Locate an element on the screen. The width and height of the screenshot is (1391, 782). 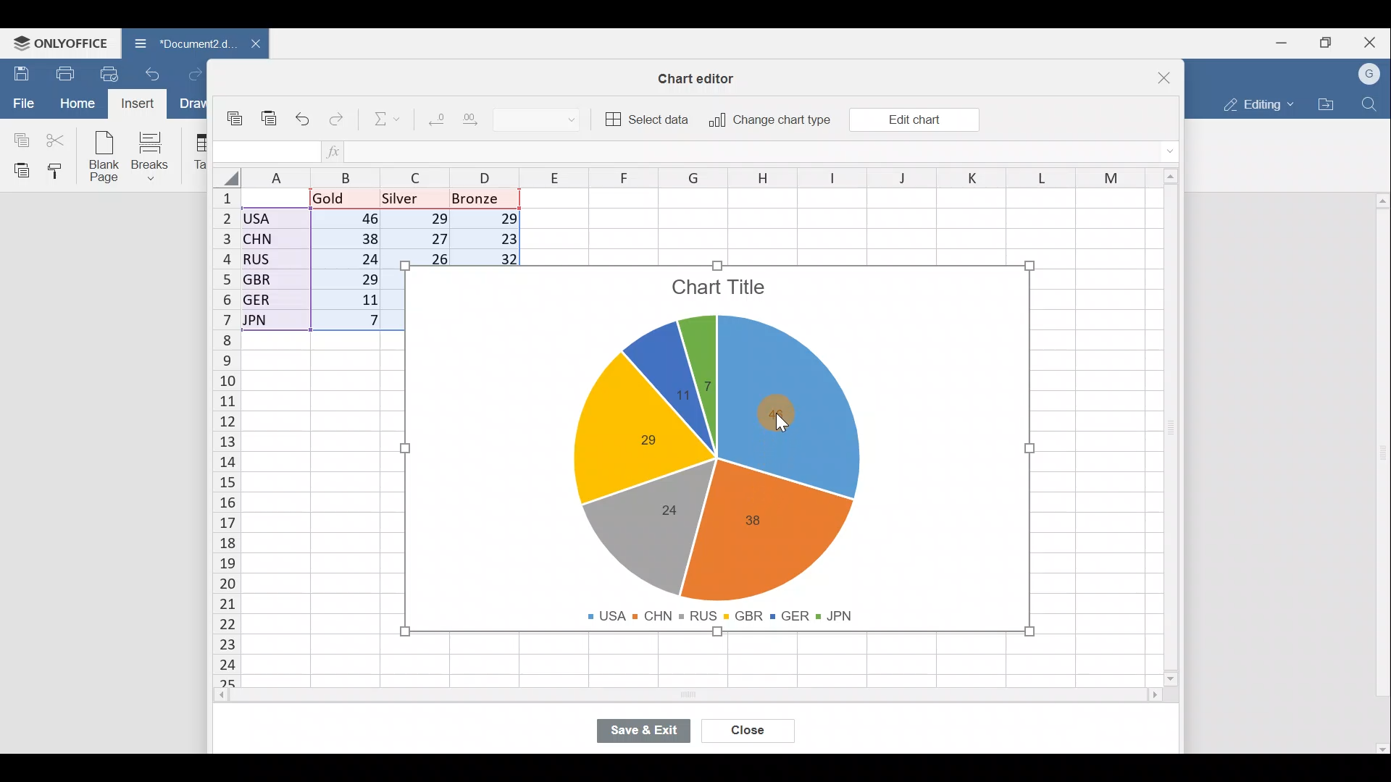
Chart label is located at coordinates (677, 400).